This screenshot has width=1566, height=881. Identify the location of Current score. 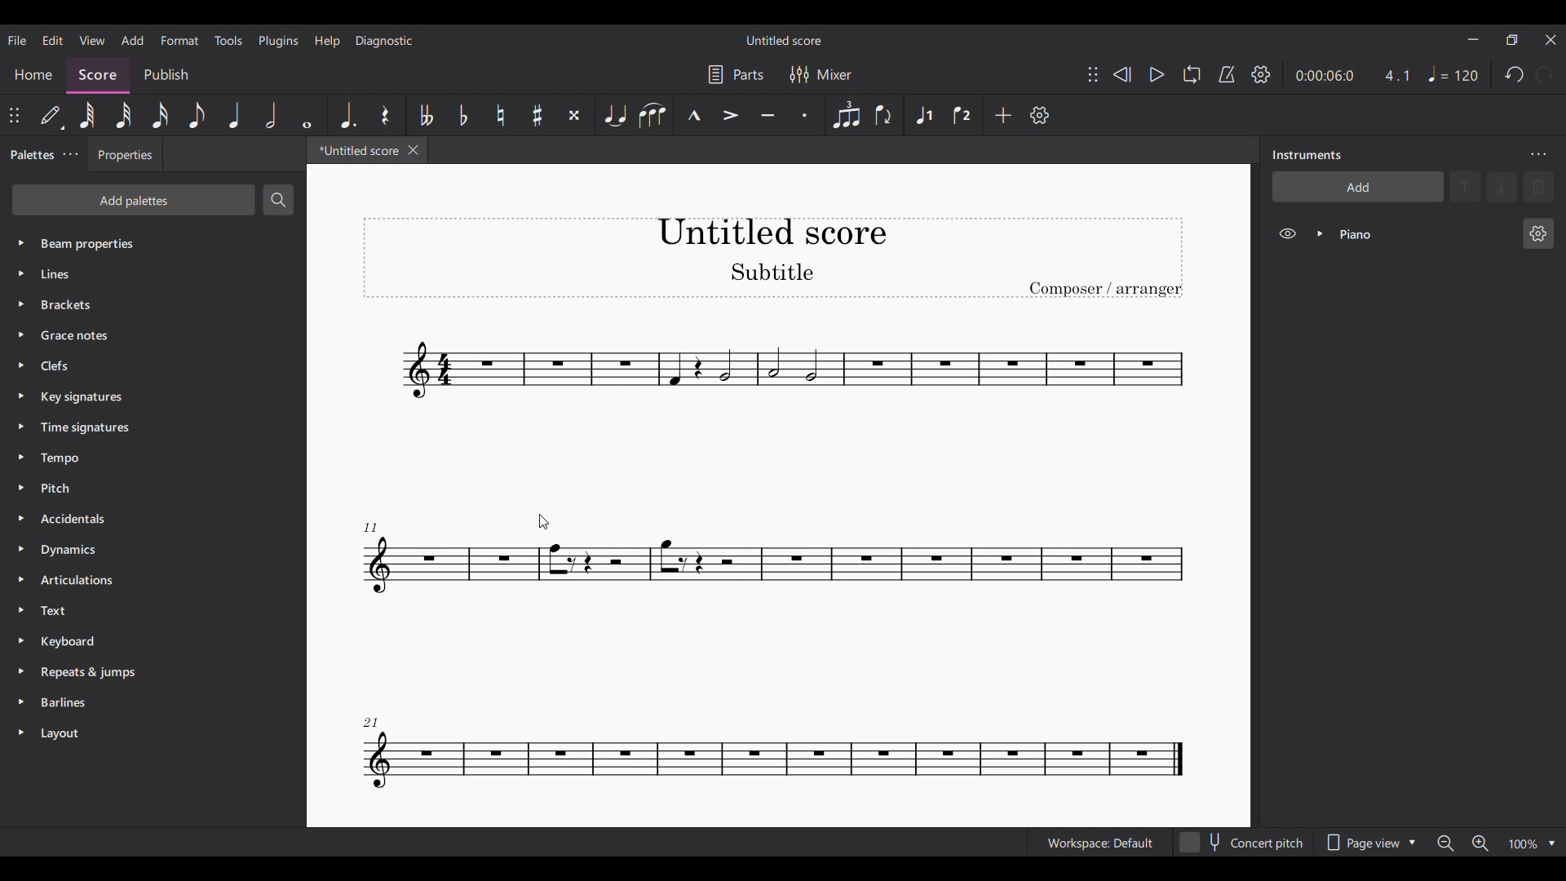
(354, 153).